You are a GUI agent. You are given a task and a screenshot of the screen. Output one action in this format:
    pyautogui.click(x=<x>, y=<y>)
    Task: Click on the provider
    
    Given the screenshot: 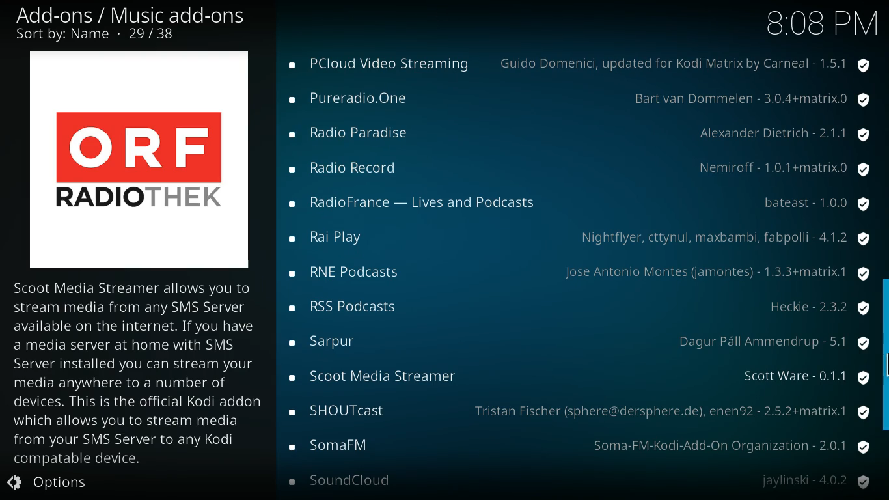 What is the action you would take?
    pyautogui.click(x=816, y=480)
    